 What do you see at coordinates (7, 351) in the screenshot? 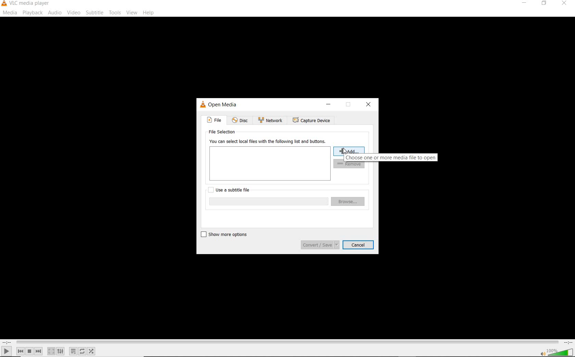
I see `play` at bounding box center [7, 351].